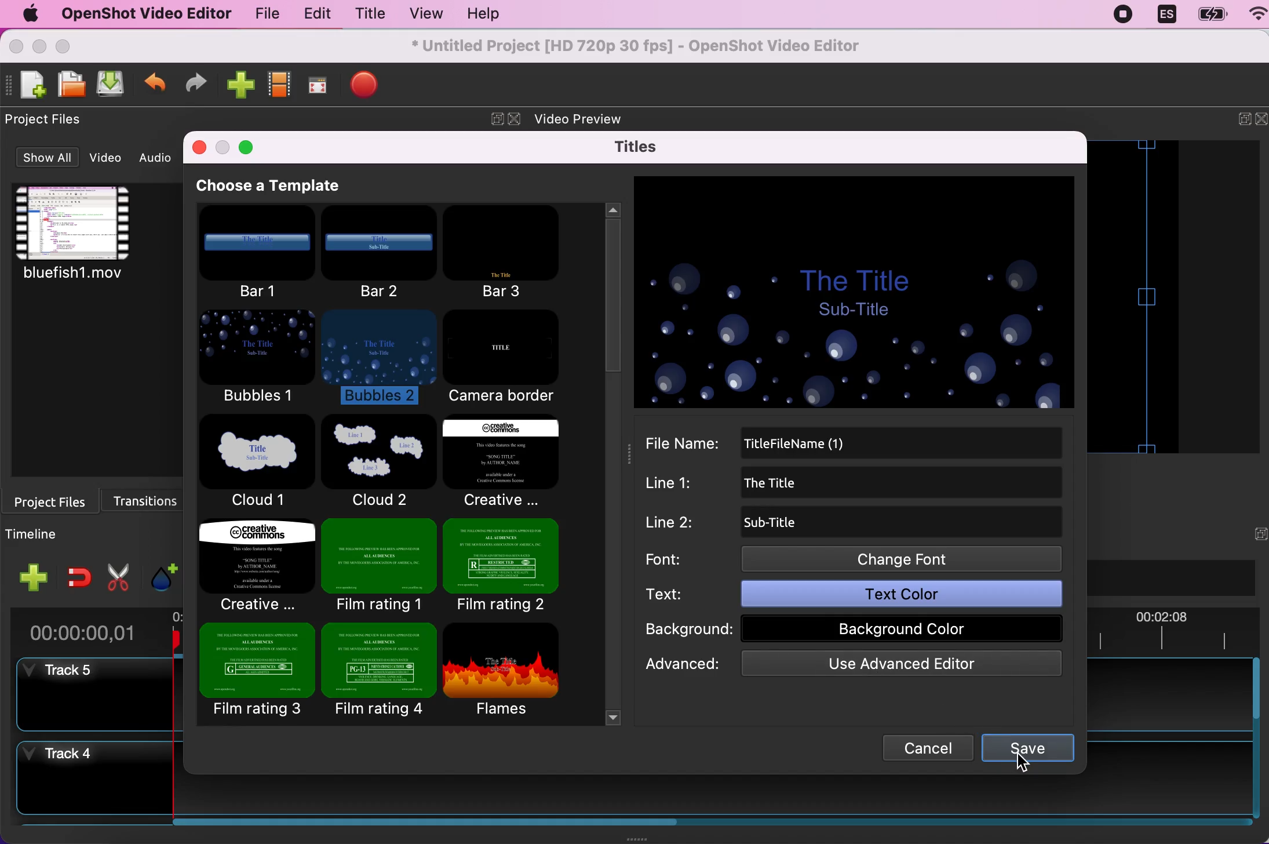 Image resolution: width=1269 pixels, height=844 pixels. I want to click on minimize, so click(39, 48).